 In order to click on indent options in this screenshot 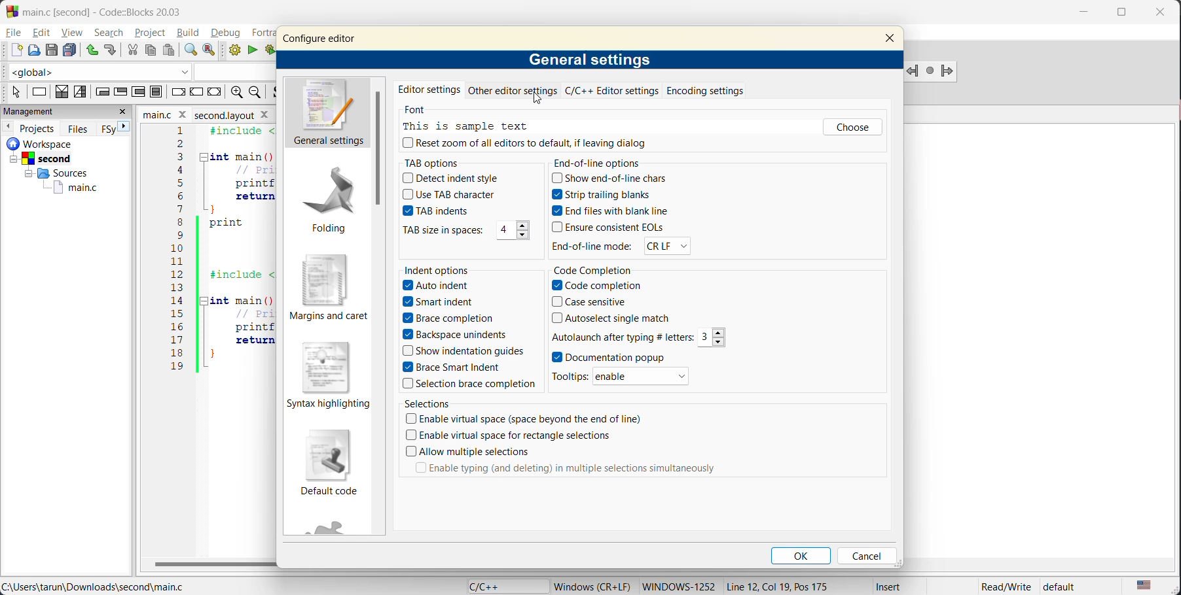, I will do `click(471, 270)`.